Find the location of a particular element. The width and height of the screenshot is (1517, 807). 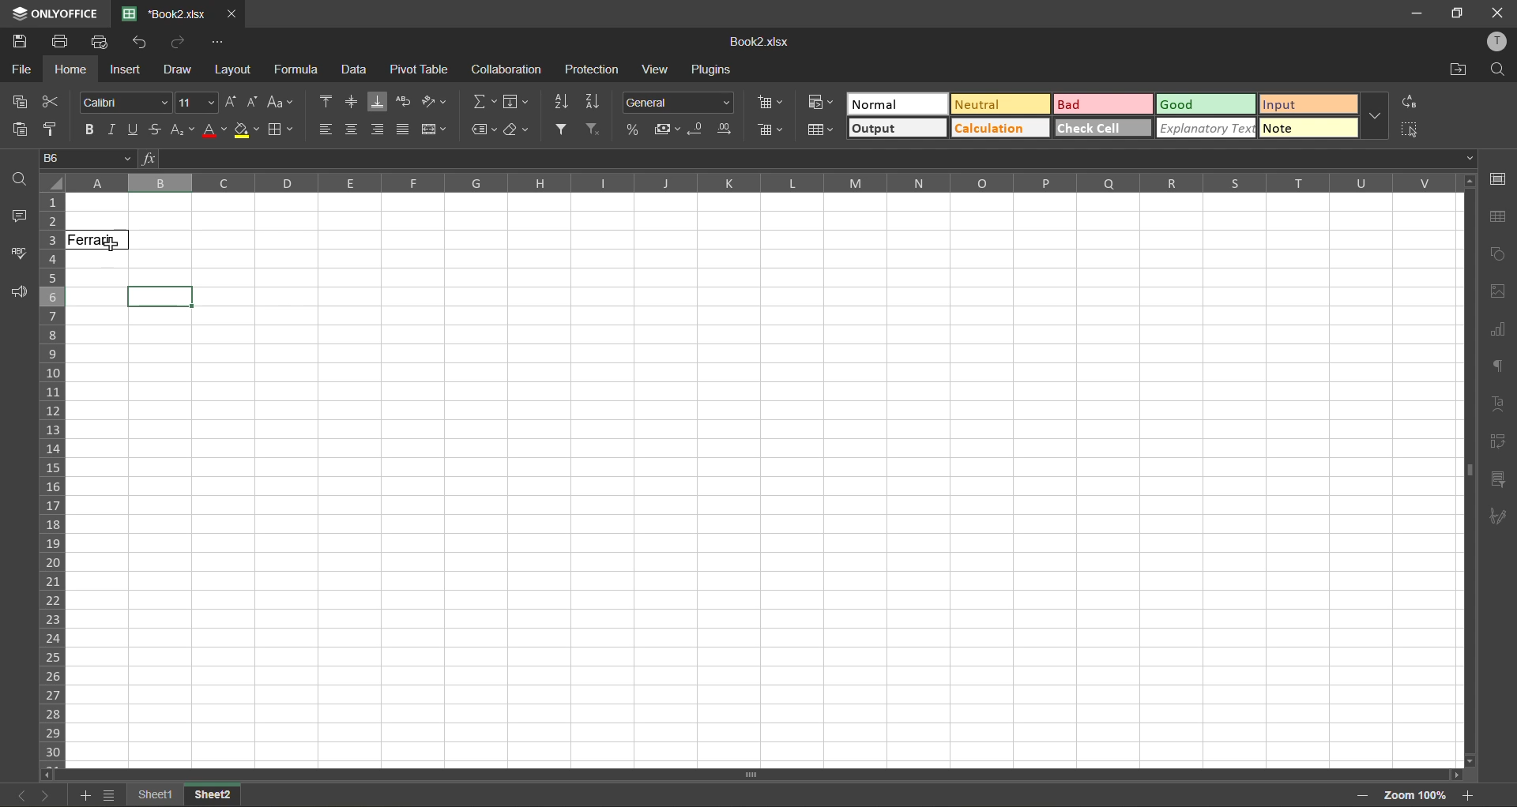

decrement size is located at coordinates (253, 103).